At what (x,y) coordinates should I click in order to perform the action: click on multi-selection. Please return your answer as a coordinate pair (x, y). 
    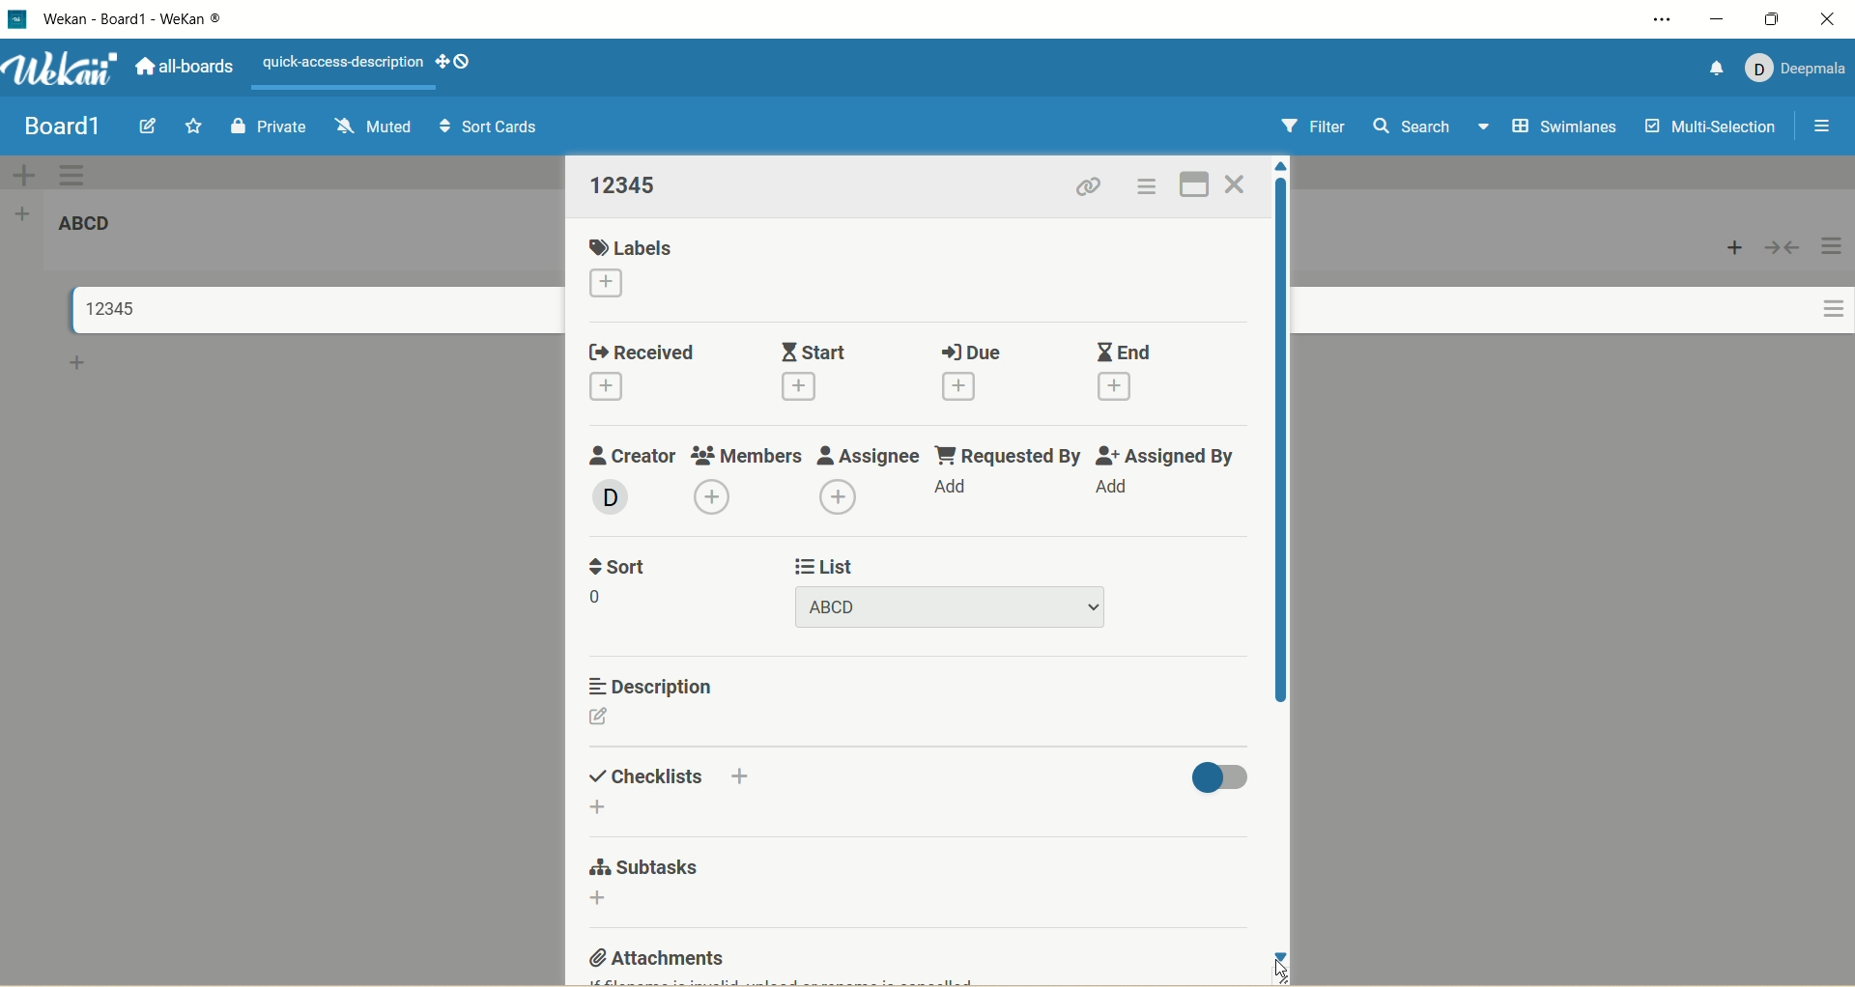
    Looking at the image, I should click on (1707, 127).